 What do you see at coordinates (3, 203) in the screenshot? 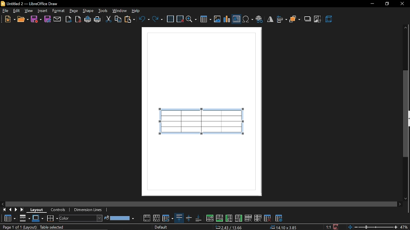
I see `move left` at bounding box center [3, 203].